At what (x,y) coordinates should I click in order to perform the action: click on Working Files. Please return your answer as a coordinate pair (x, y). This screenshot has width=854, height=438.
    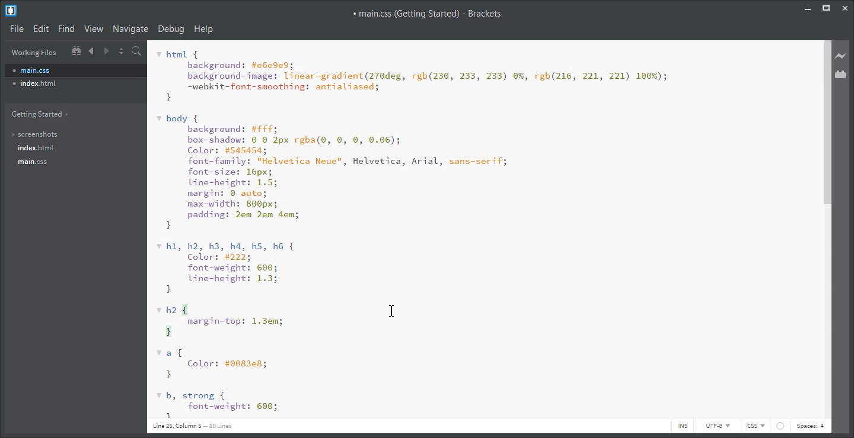
    Looking at the image, I should click on (34, 53).